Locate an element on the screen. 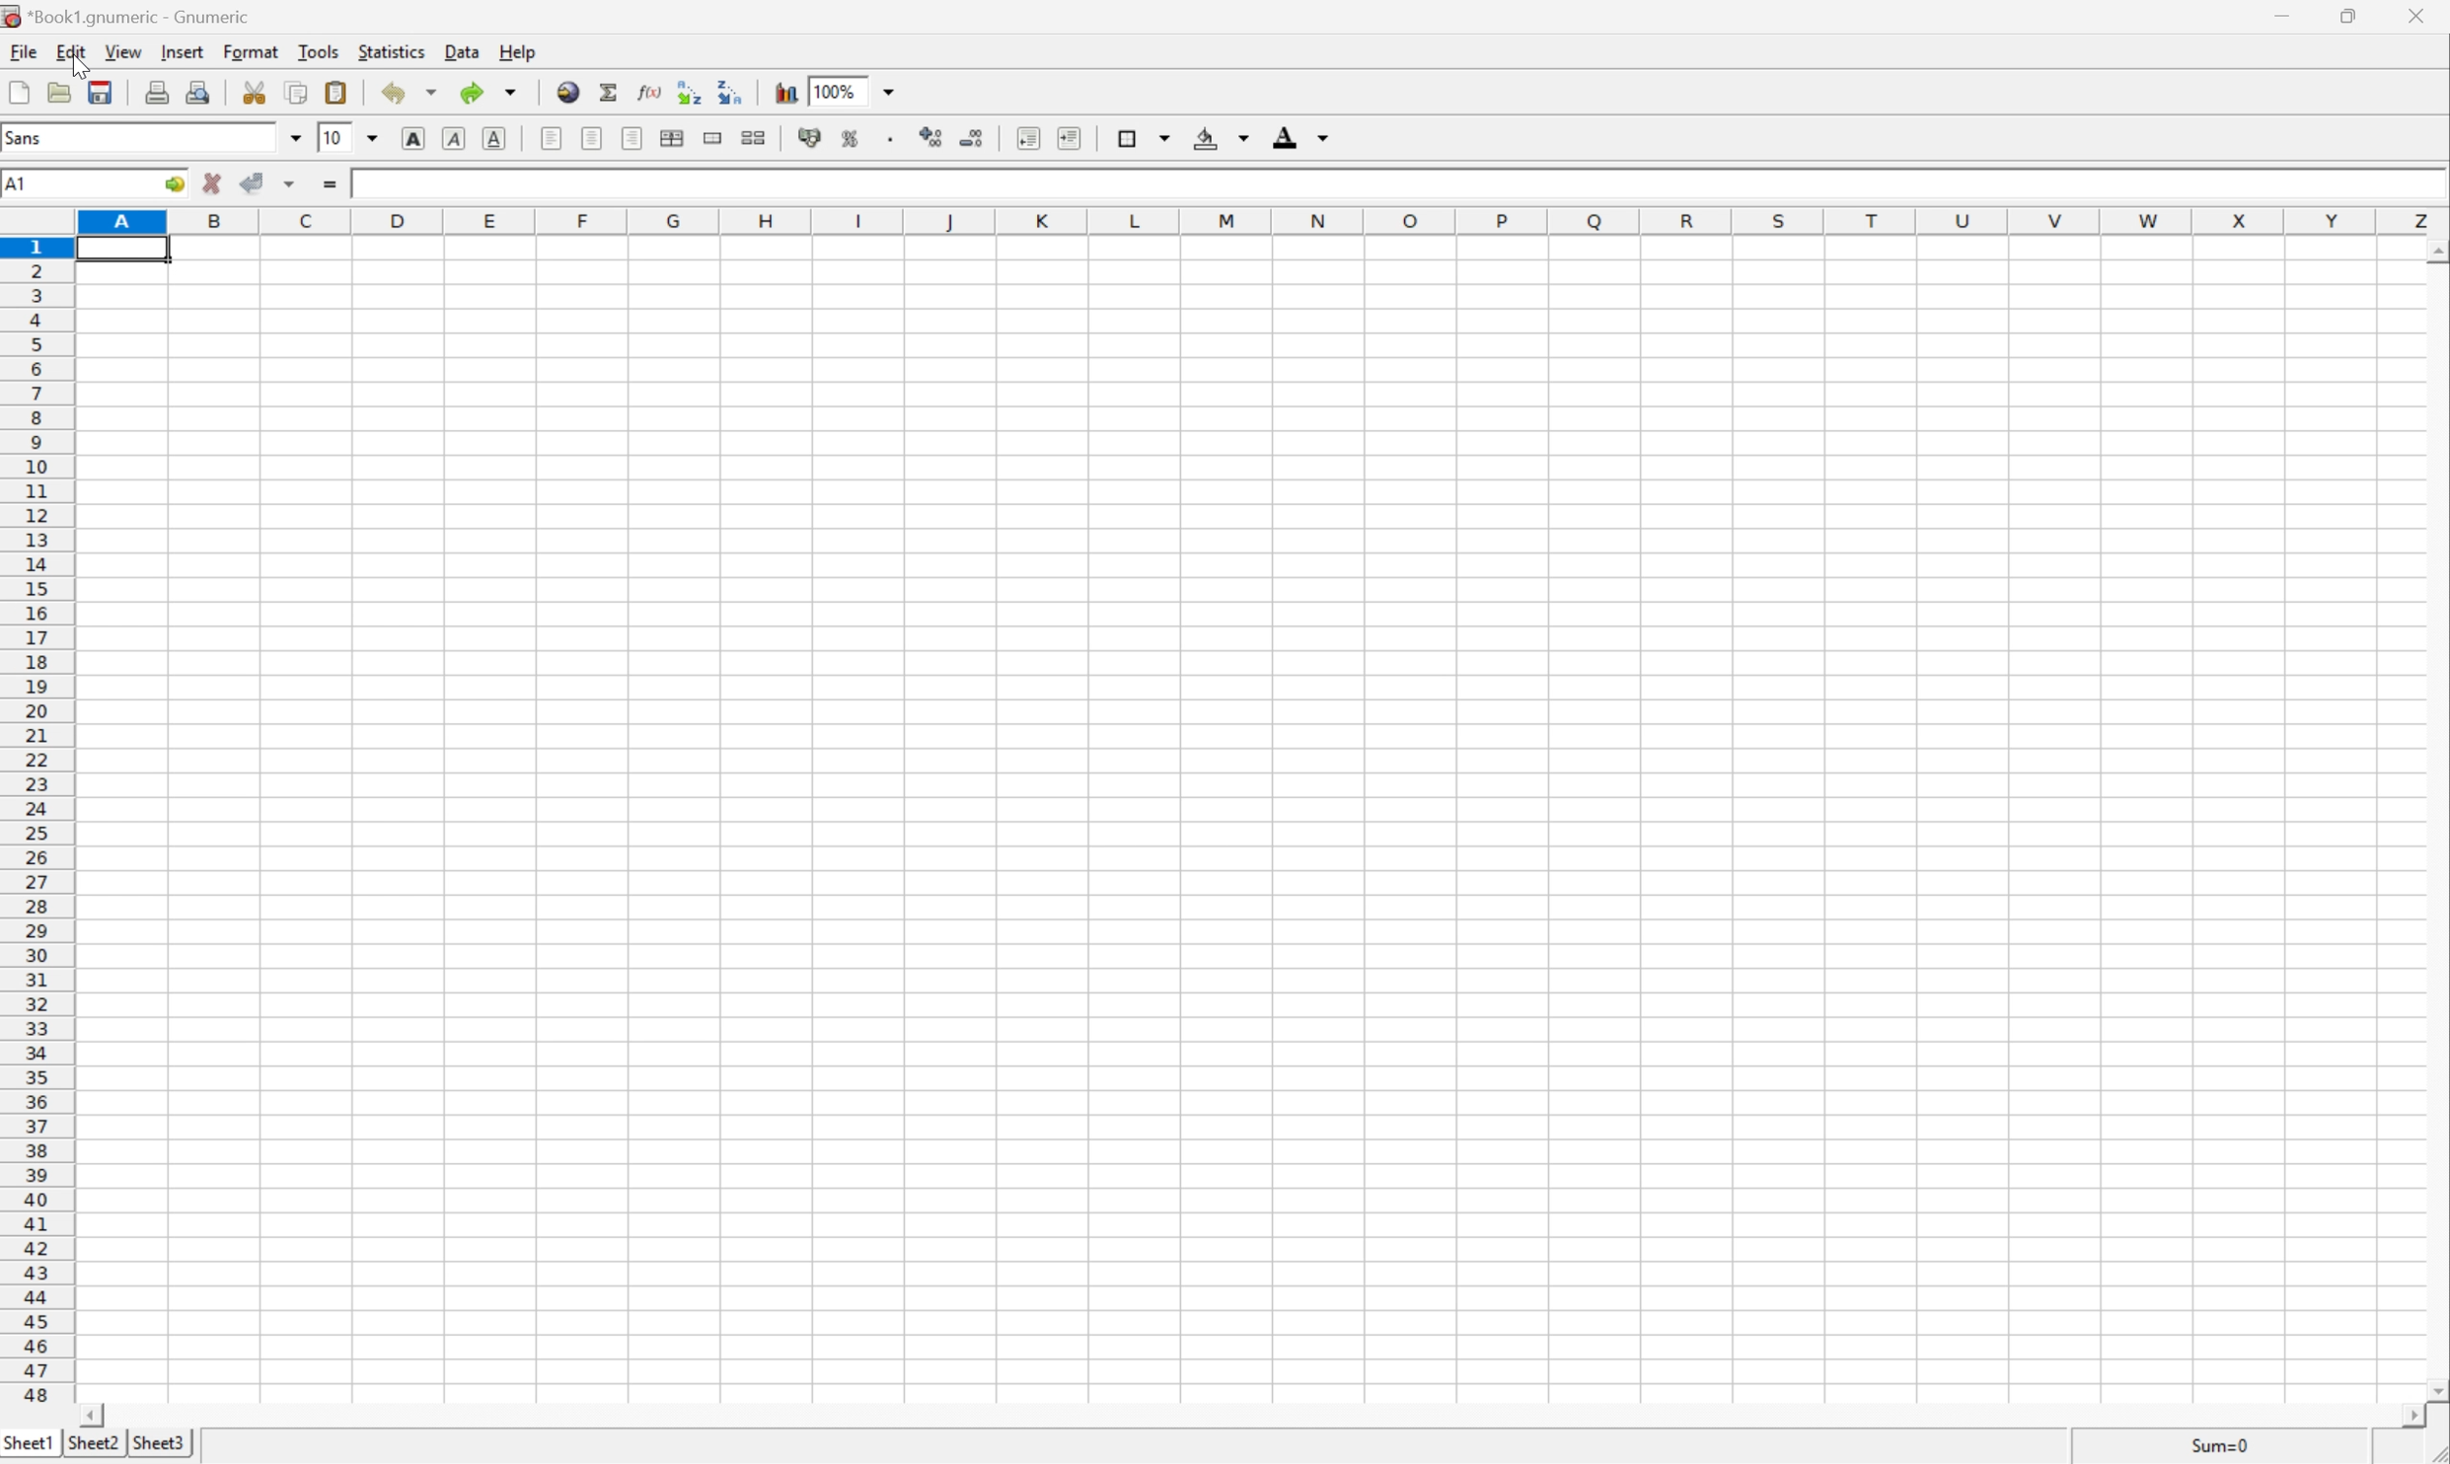  go to is located at coordinates (174, 184).